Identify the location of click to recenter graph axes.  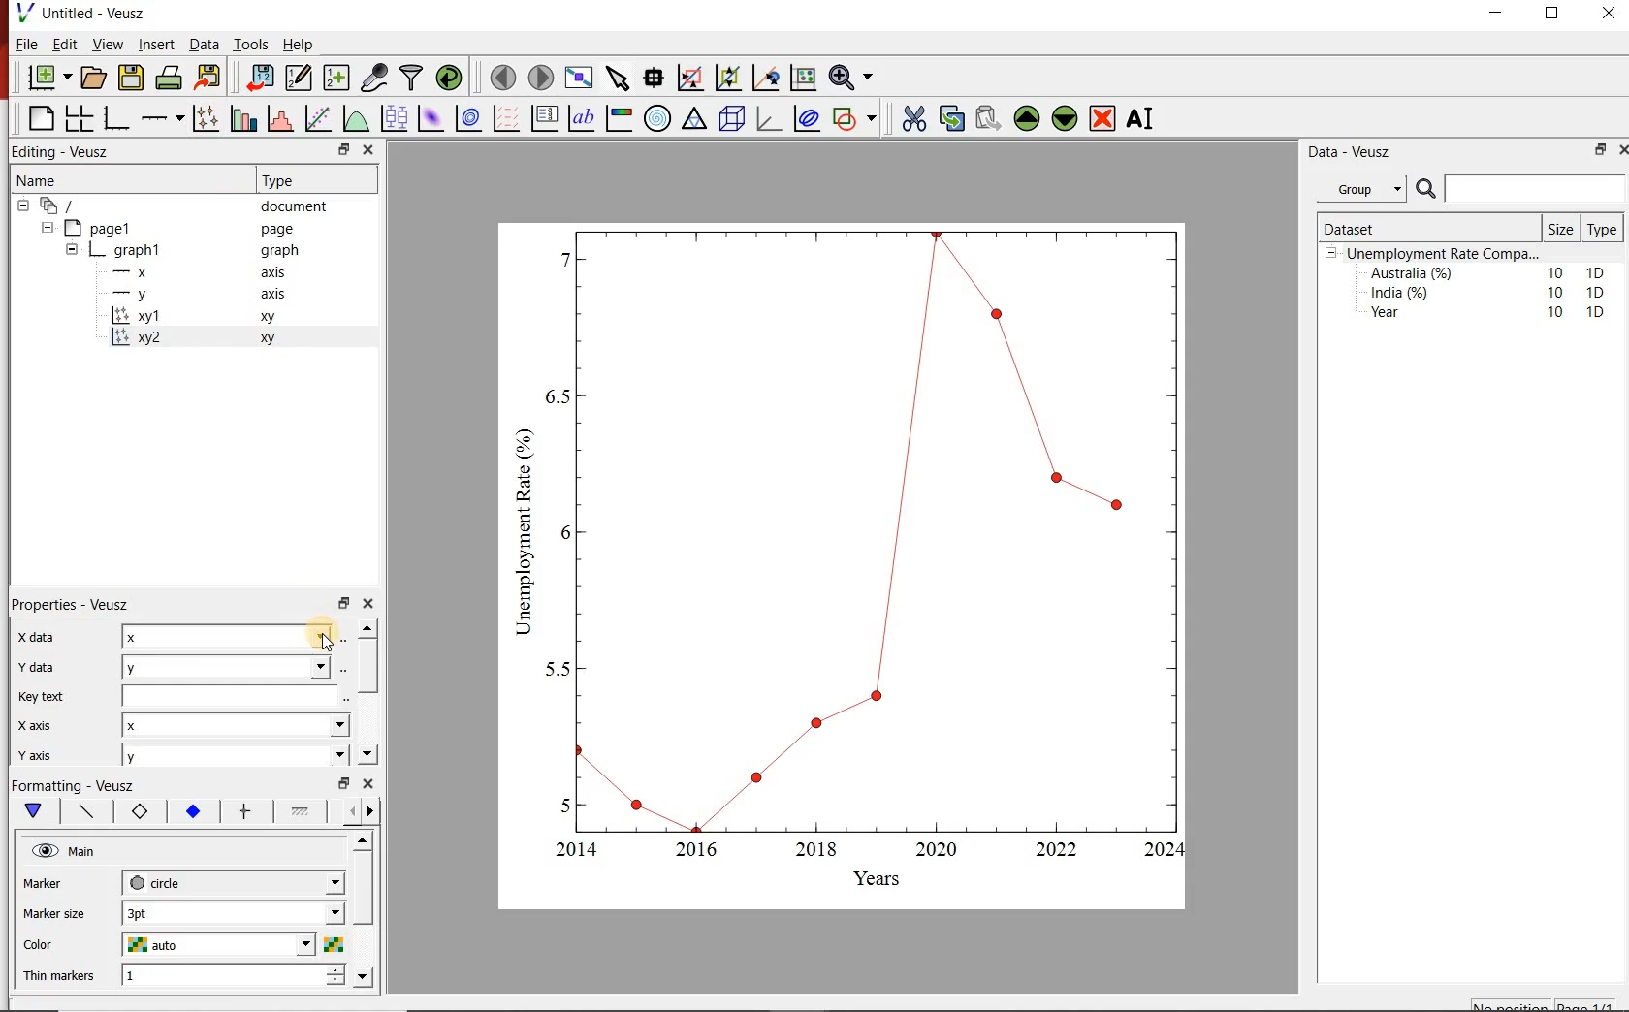
(767, 77).